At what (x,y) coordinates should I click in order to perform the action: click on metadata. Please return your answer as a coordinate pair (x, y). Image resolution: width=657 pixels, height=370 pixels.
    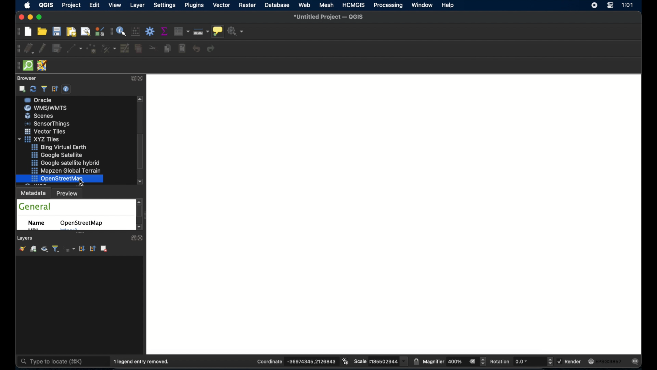
    Looking at the image, I should click on (33, 193).